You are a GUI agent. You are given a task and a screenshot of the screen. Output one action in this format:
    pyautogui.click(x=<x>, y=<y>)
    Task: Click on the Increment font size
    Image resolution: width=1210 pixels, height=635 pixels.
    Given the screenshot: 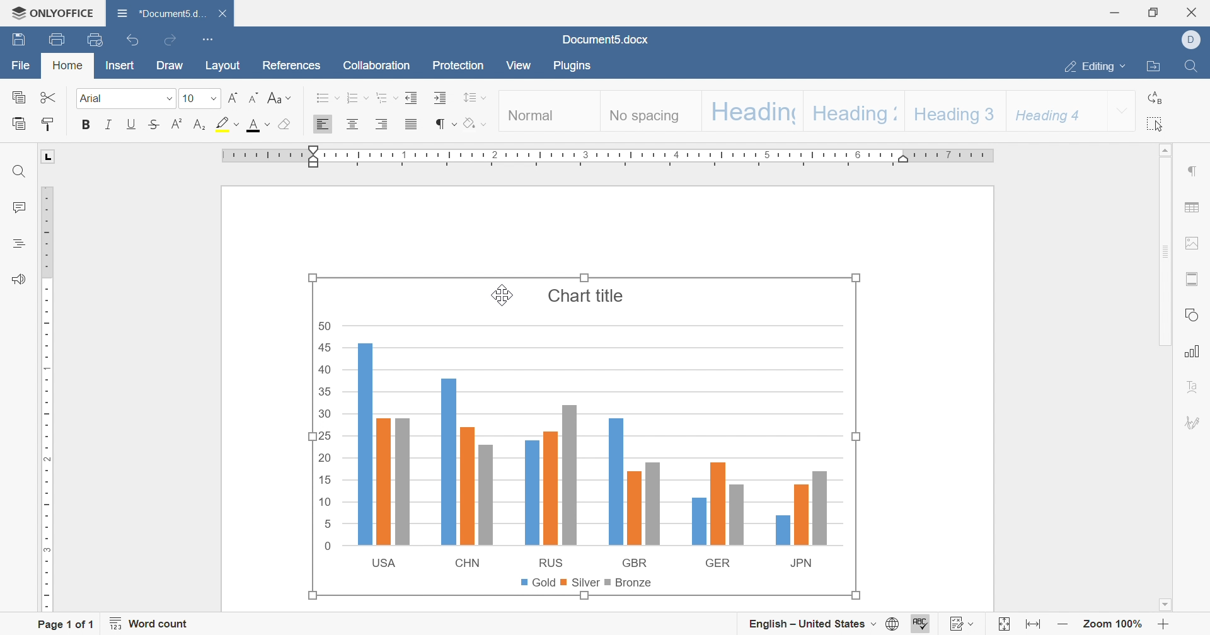 What is the action you would take?
    pyautogui.click(x=234, y=98)
    